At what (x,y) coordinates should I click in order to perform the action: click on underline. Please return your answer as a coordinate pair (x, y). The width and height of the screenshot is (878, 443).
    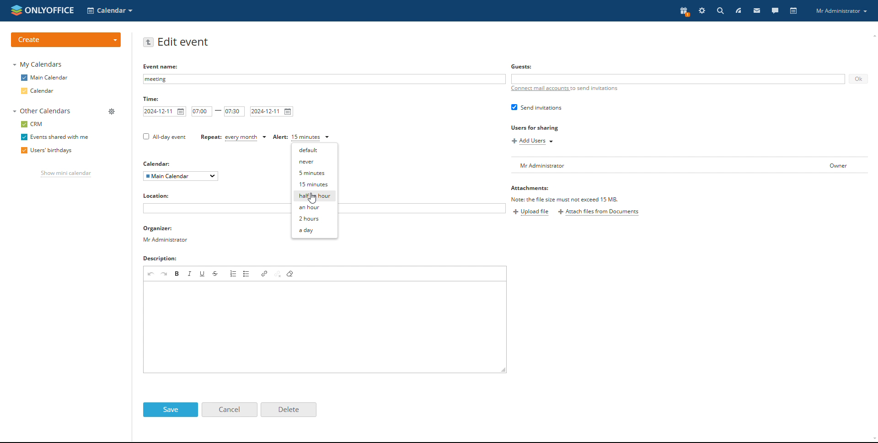
    Looking at the image, I should click on (203, 273).